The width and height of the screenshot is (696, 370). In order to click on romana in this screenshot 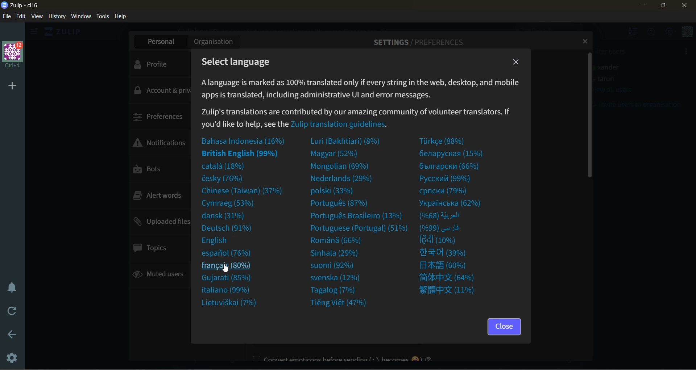, I will do `click(339, 240)`.